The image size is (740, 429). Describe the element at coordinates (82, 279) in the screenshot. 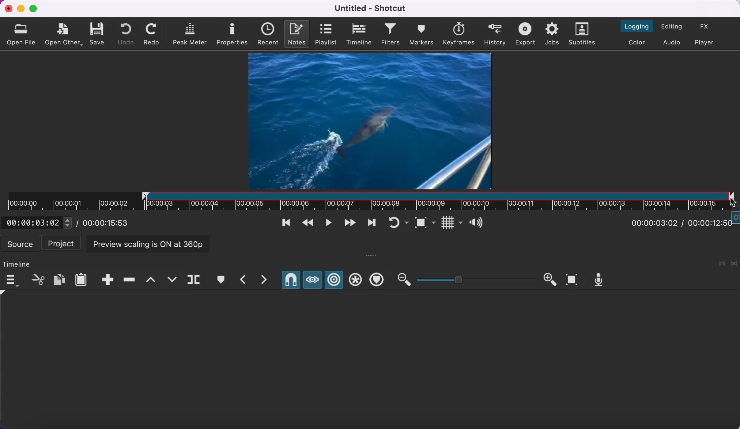

I see `paste` at that location.